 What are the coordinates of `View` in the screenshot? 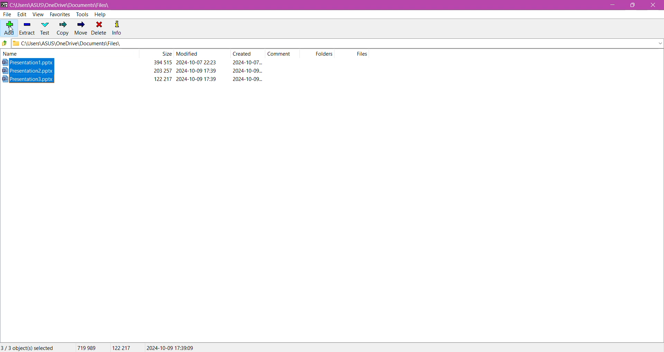 It's located at (38, 15).